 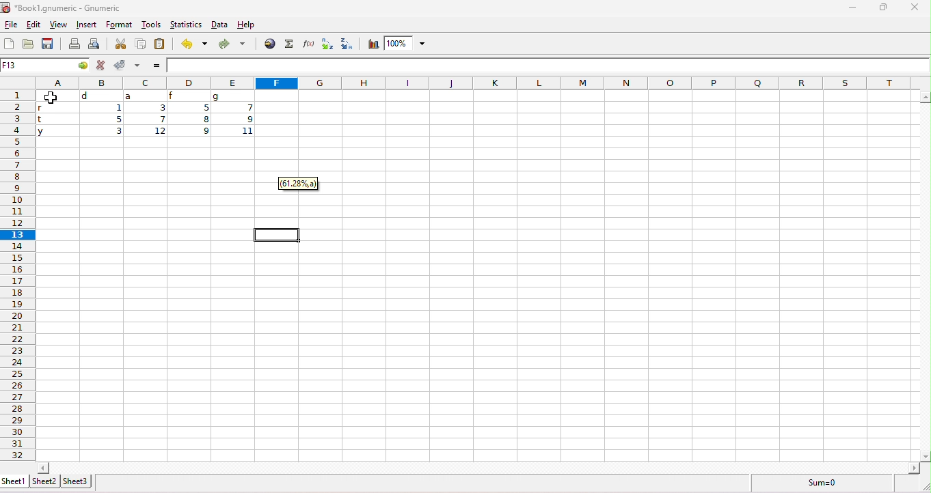 I want to click on selected cell number, so click(x=36, y=66).